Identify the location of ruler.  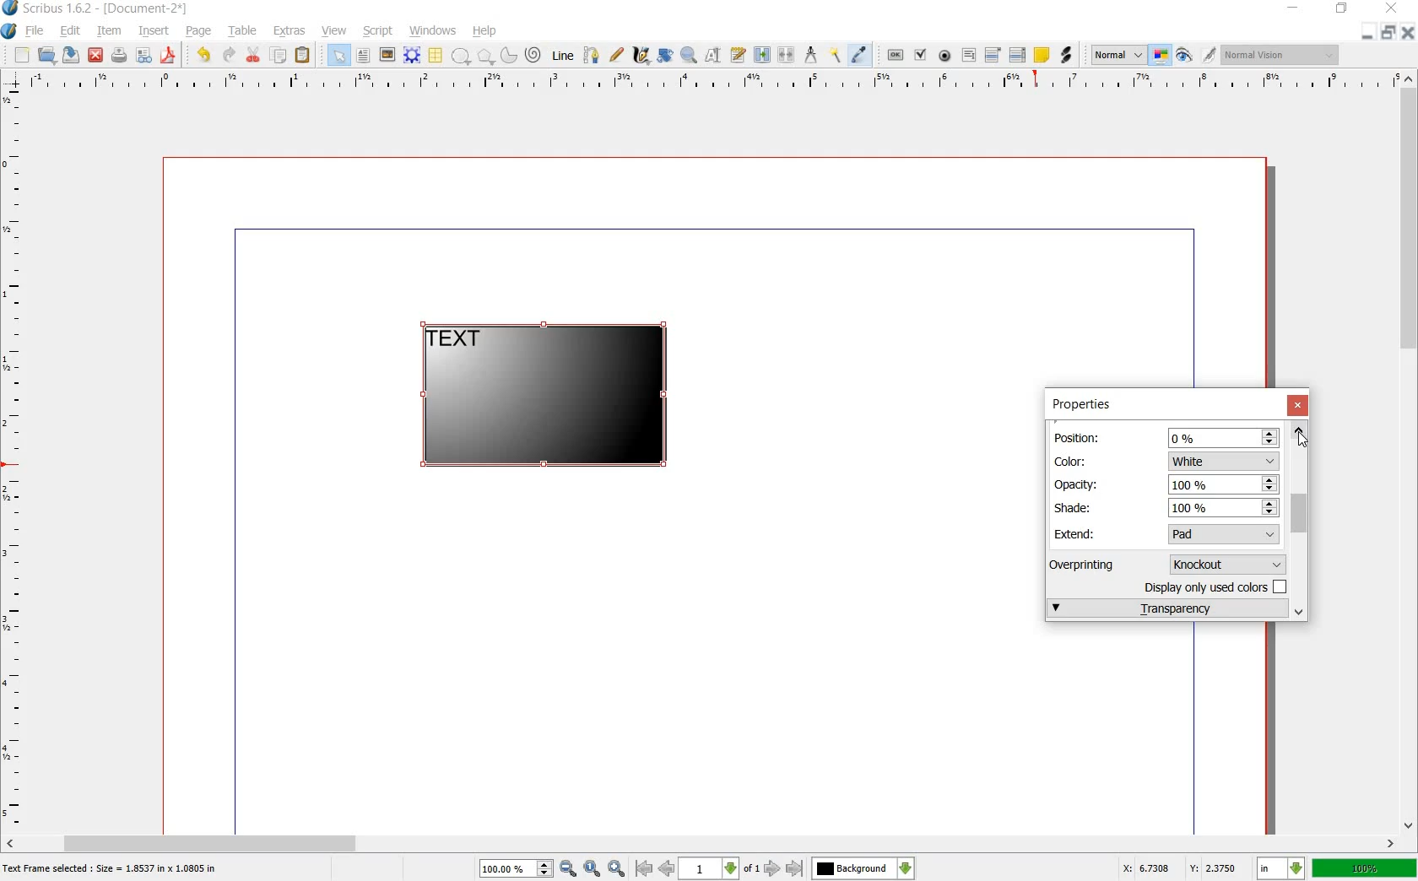
(14, 459).